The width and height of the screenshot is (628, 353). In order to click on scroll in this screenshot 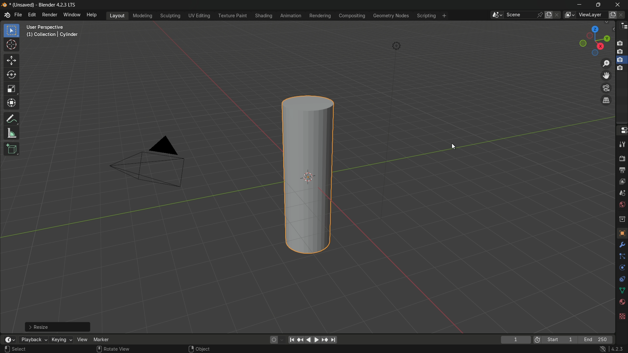, I will do `click(99, 349)`.